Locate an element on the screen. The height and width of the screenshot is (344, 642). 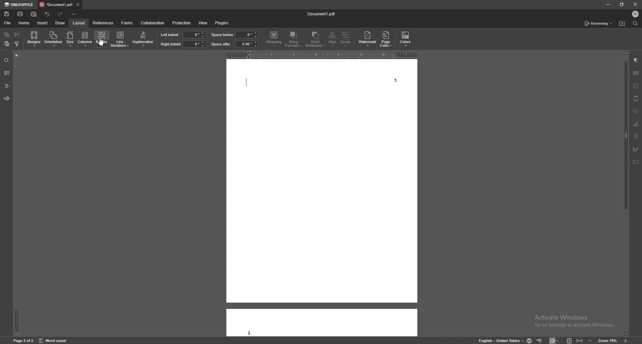
Align is located at coordinates (331, 40).